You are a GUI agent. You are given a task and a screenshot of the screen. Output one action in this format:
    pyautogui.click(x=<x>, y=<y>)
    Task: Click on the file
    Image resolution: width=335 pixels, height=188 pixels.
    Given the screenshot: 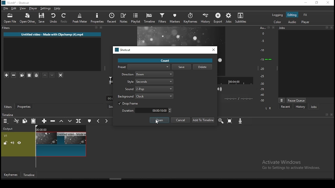 What is the action you would take?
    pyautogui.click(x=6, y=8)
    